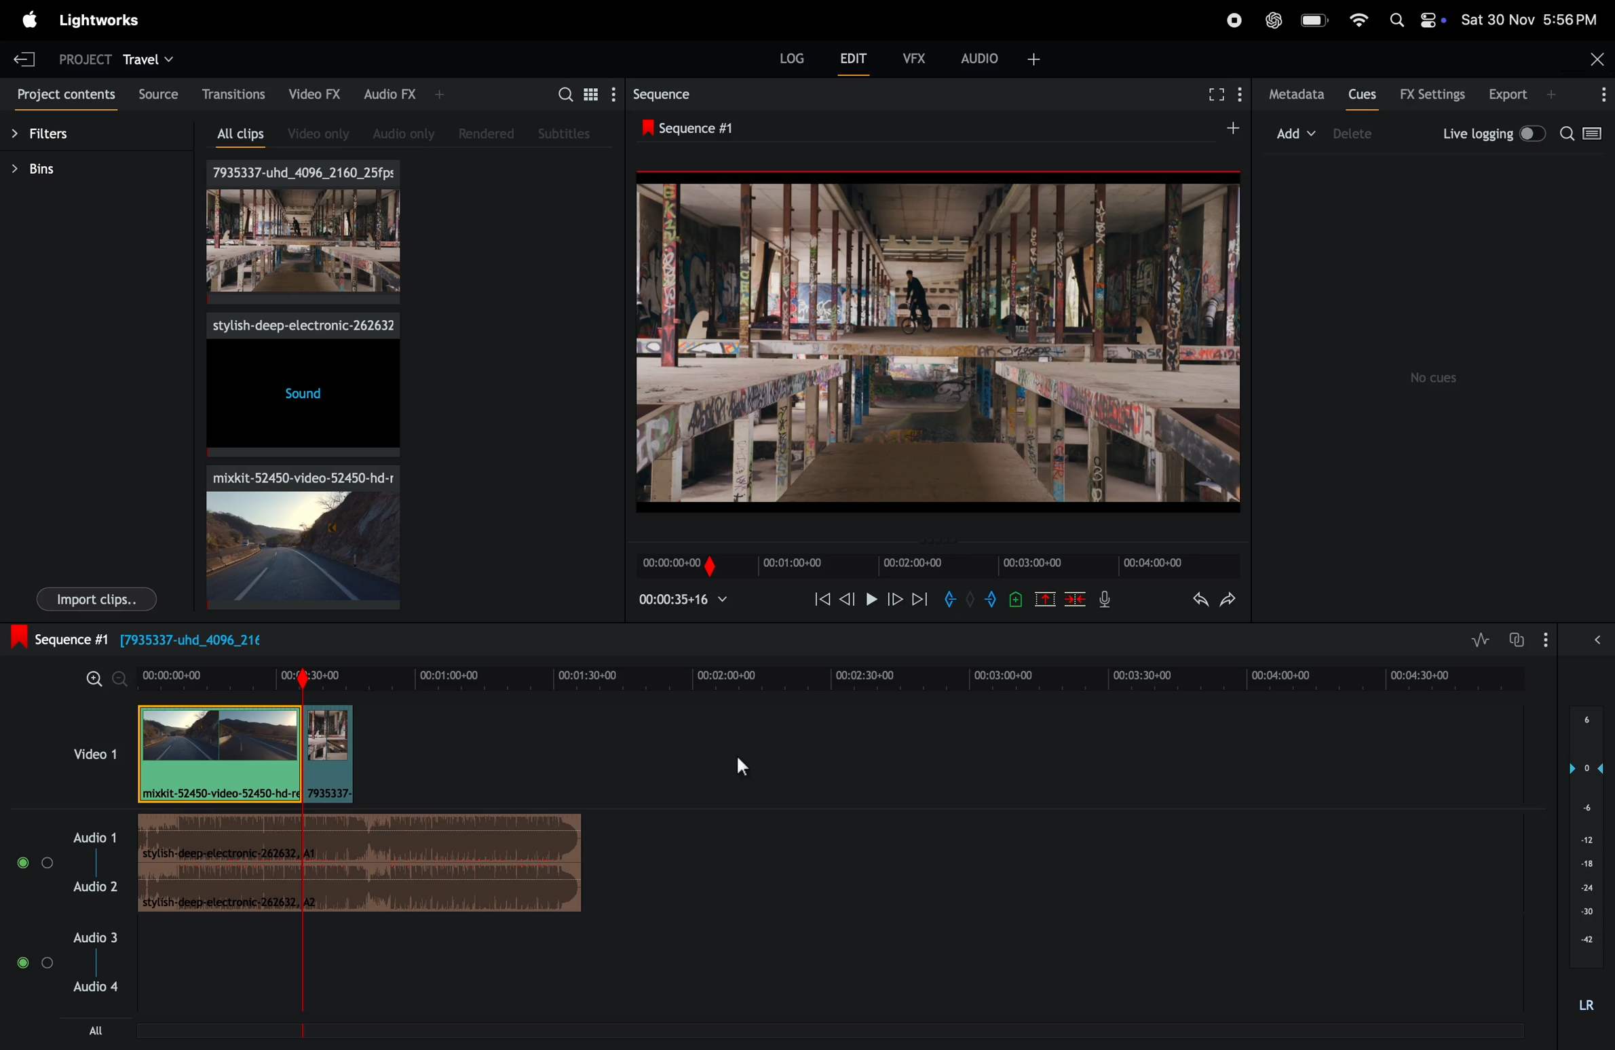 The image size is (1615, 1050). Describe the element at coordinates (1103, 602) in the screenshot. I see `mic` at that location.